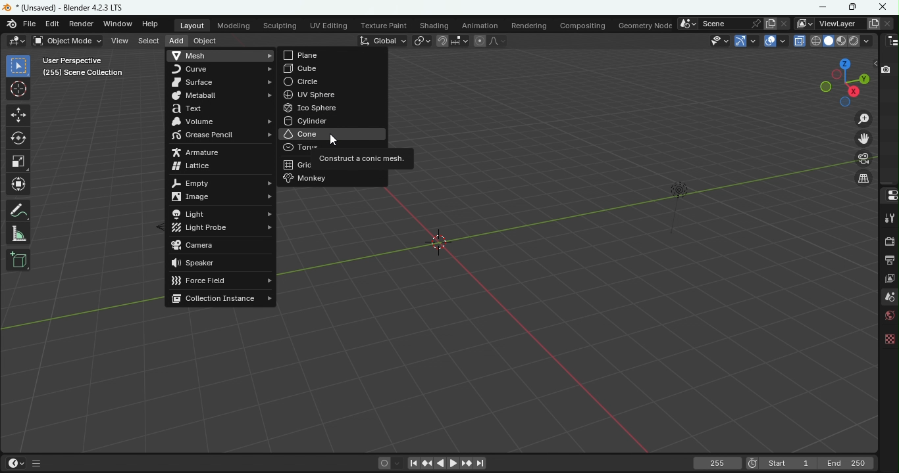 This screenshot has height=473, width=899. Describe the element at coordinates (803, 23) in the screenshot. I see `The active workspace view layer showing in the window` at that location.